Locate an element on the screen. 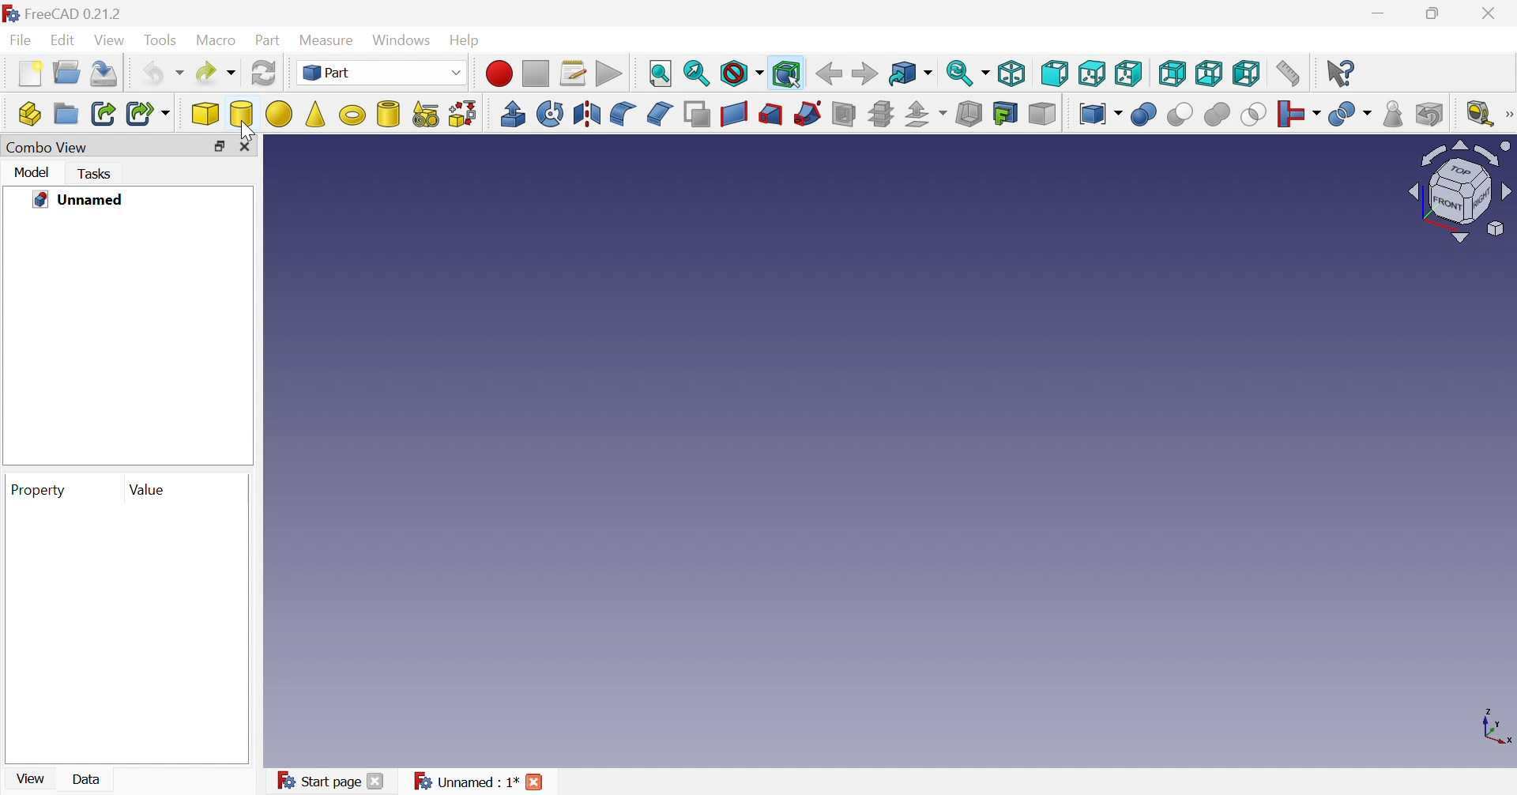 The image size is (1517, 795). Close is located at coordinates (249, 148).